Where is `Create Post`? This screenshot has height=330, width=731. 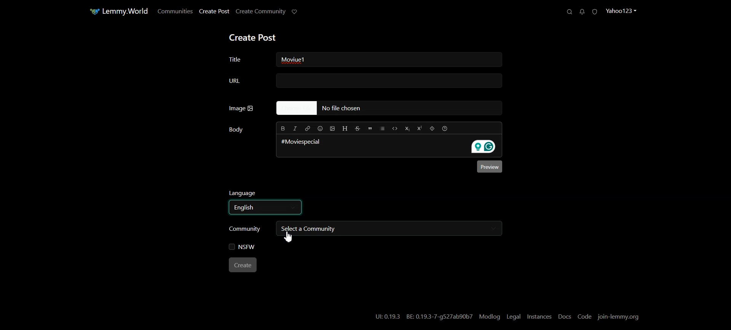
Create Post is located at coordinates (214, 11).